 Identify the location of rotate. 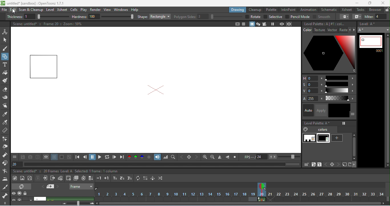
(252, 17).